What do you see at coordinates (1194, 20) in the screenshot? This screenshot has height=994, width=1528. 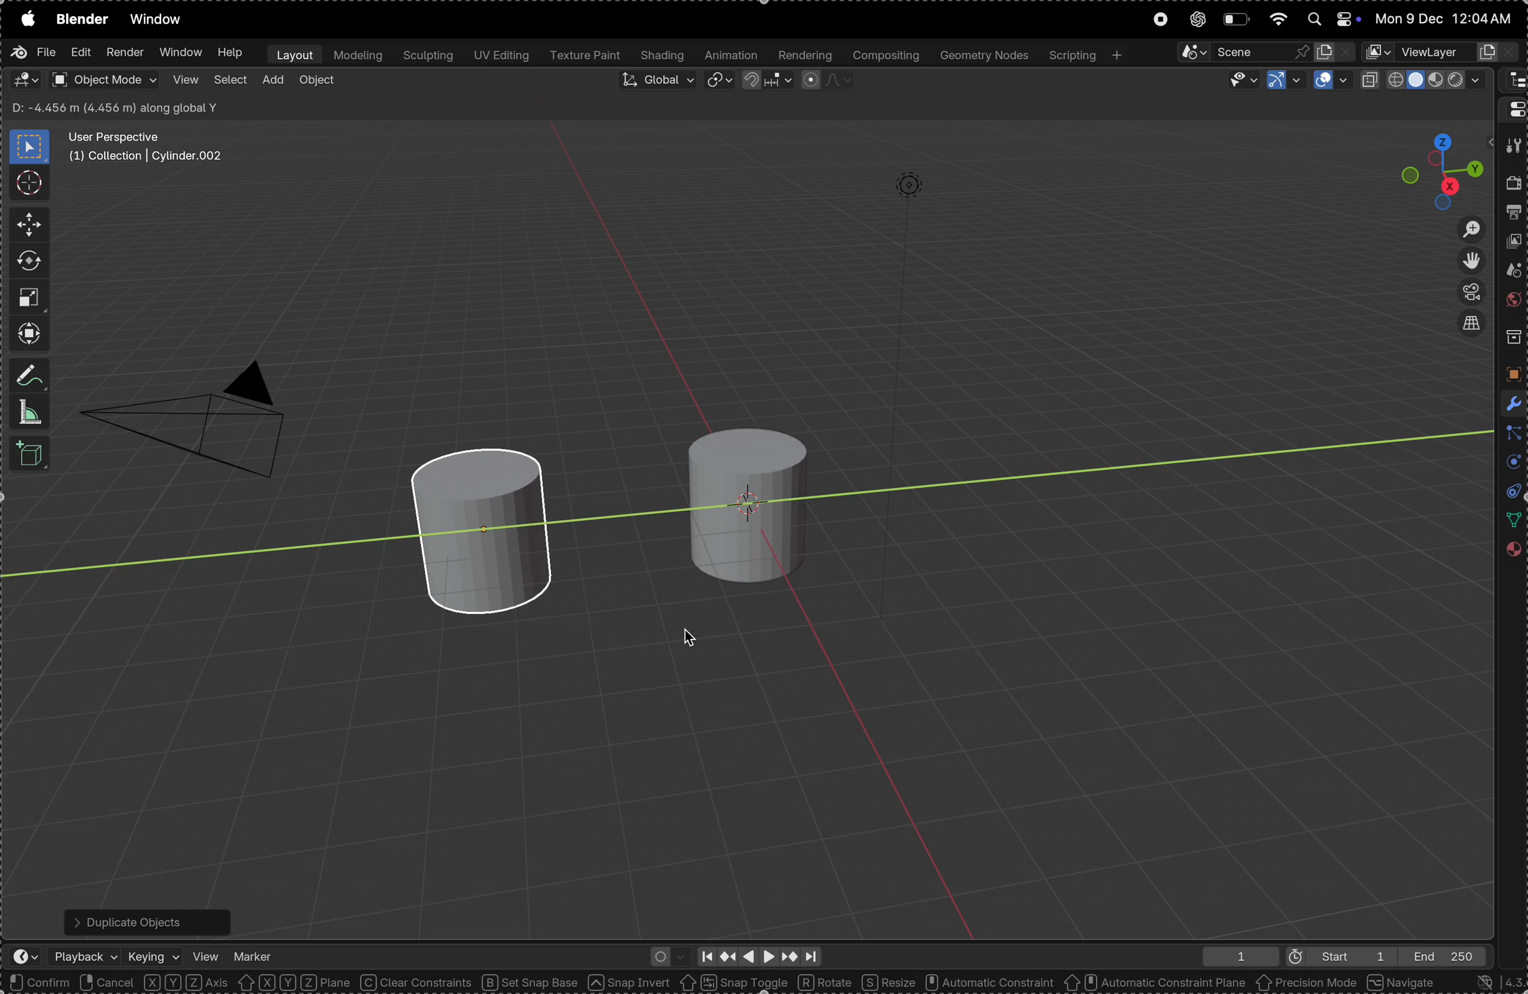 I see `chatgpt` at bounding box center [1194, 20].